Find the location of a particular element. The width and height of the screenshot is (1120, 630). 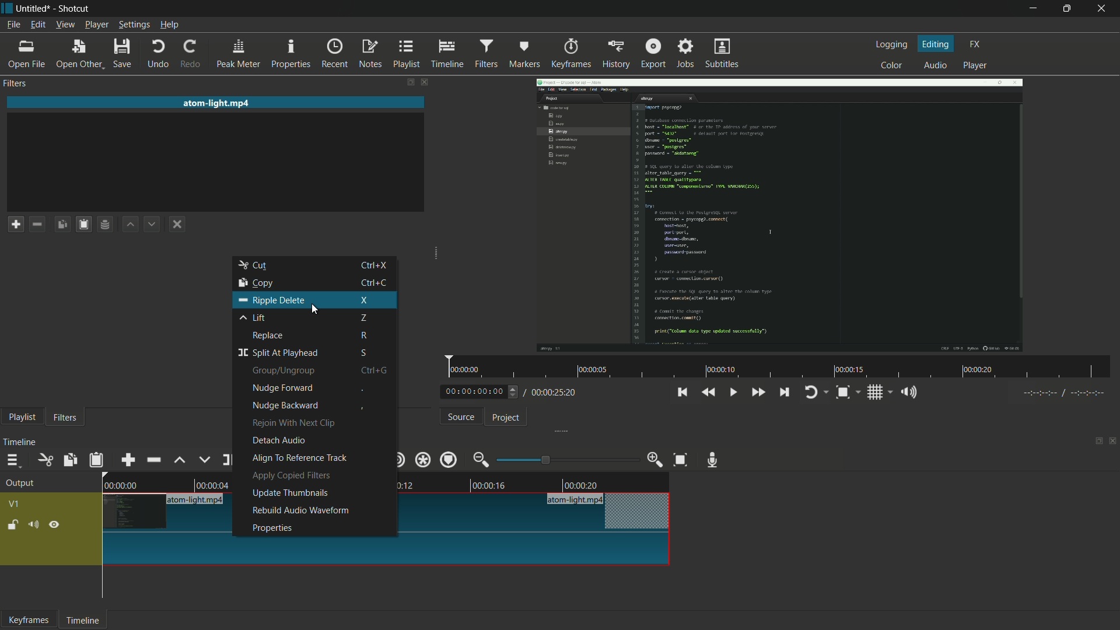

Cursor is located at coordinates (316, 313).